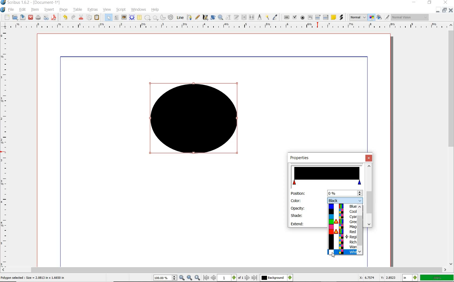  Describe the element at coordinates (156, 9) in the screenshot. I see `HELP` at that location.